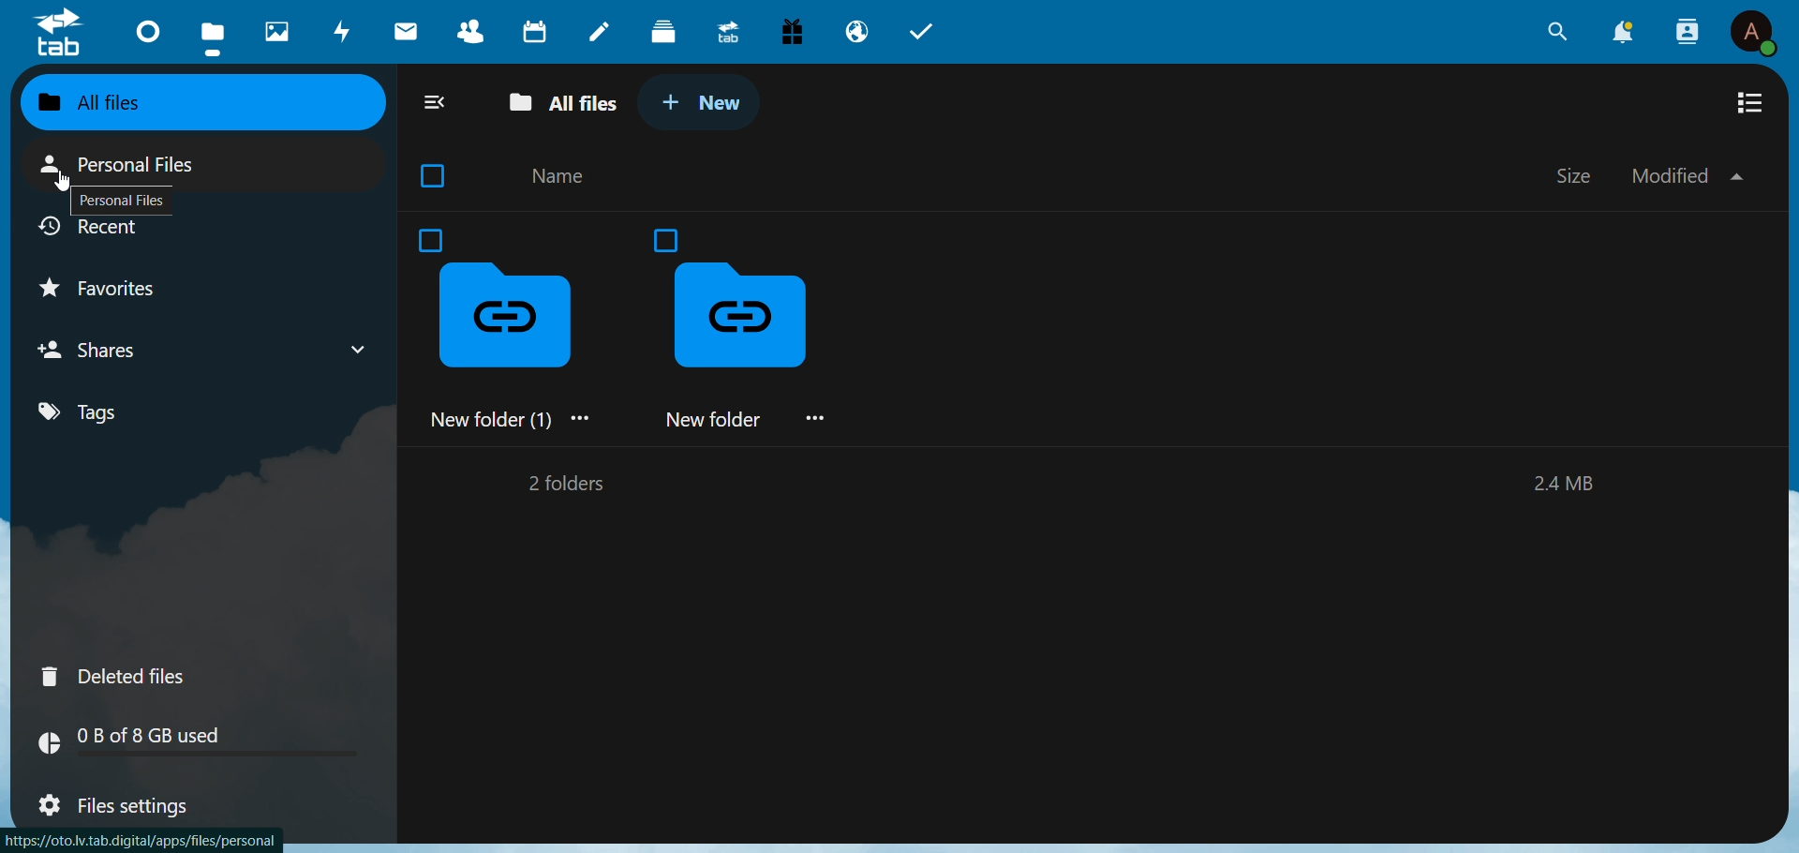  I want to click on contact, so click(468, 29).